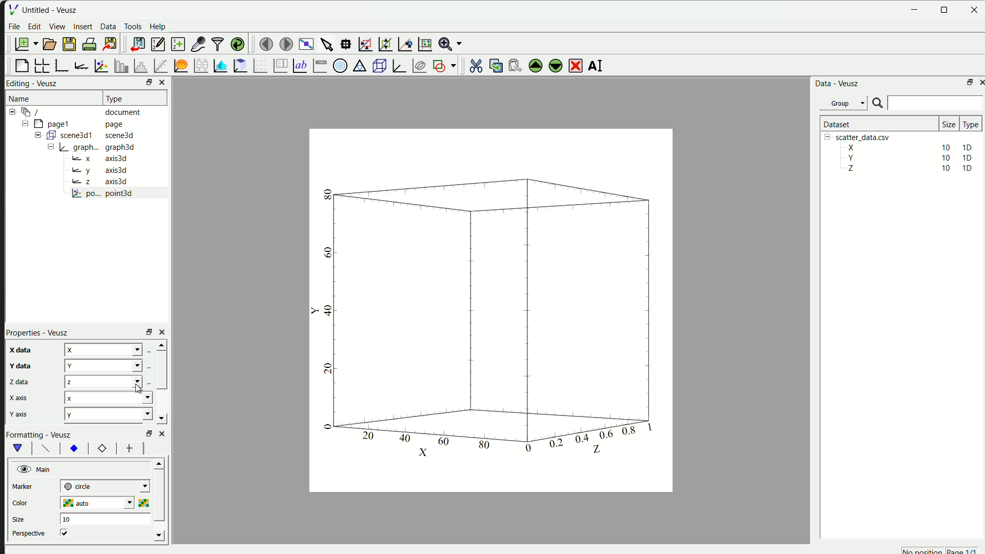 Image resolution: width=985 pixels, height=554 pixels. What do you see at coordinates (305, 43) in the screenshot?
I see `view plot full screen` at bounding box center [305, 43].